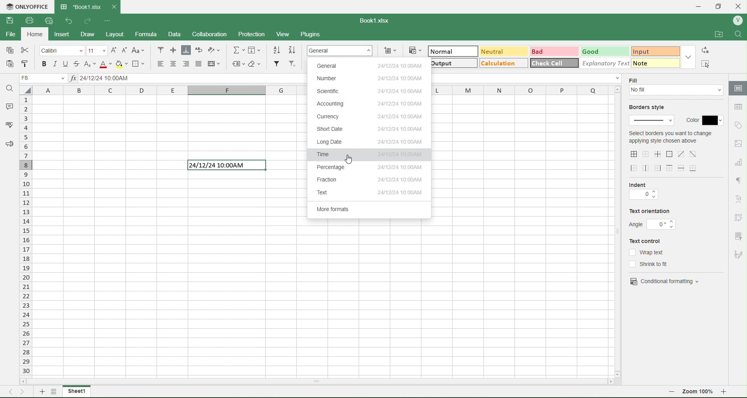  Describe the element at coordinates (224, 166) in the screenshot. I see `24/12/24 10:00AM` at that location.